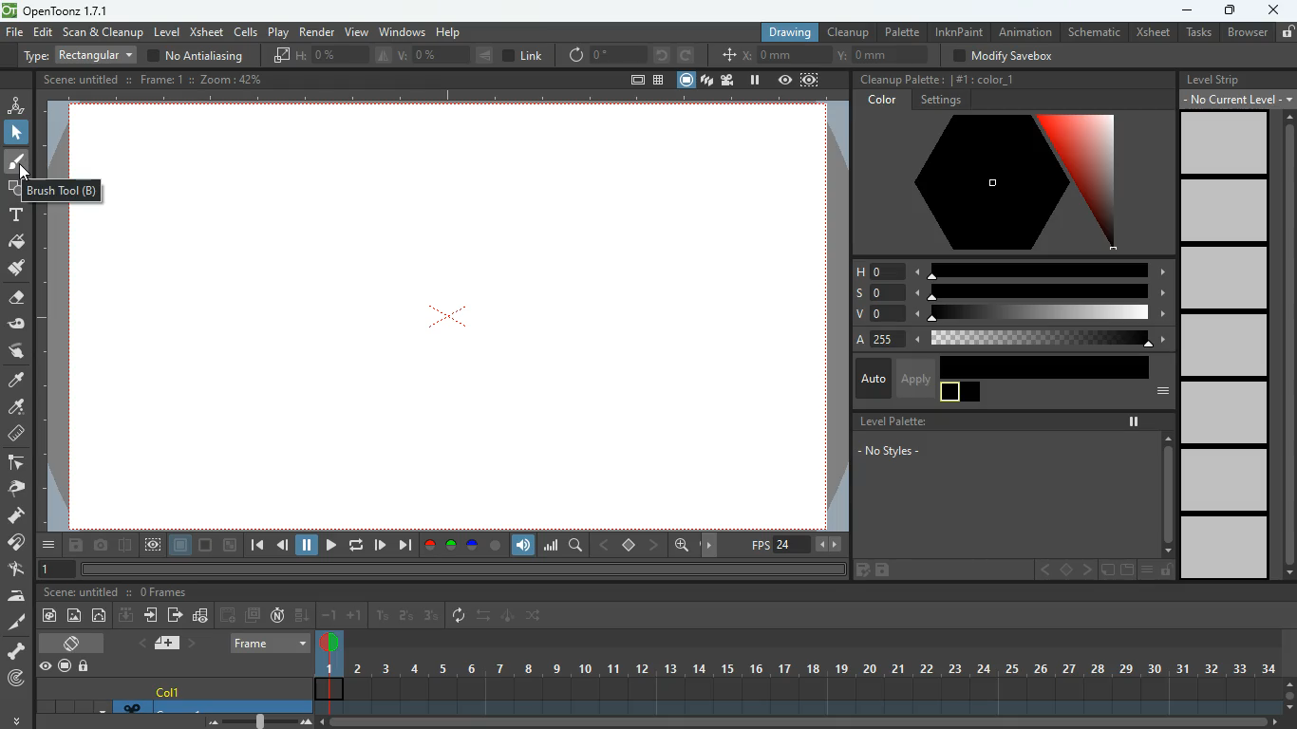 This screenshot has width=1297, height=729. What do you see at coordinates (634, 82) in the screenshot?
I see `document` at bounding box center [634, 82].